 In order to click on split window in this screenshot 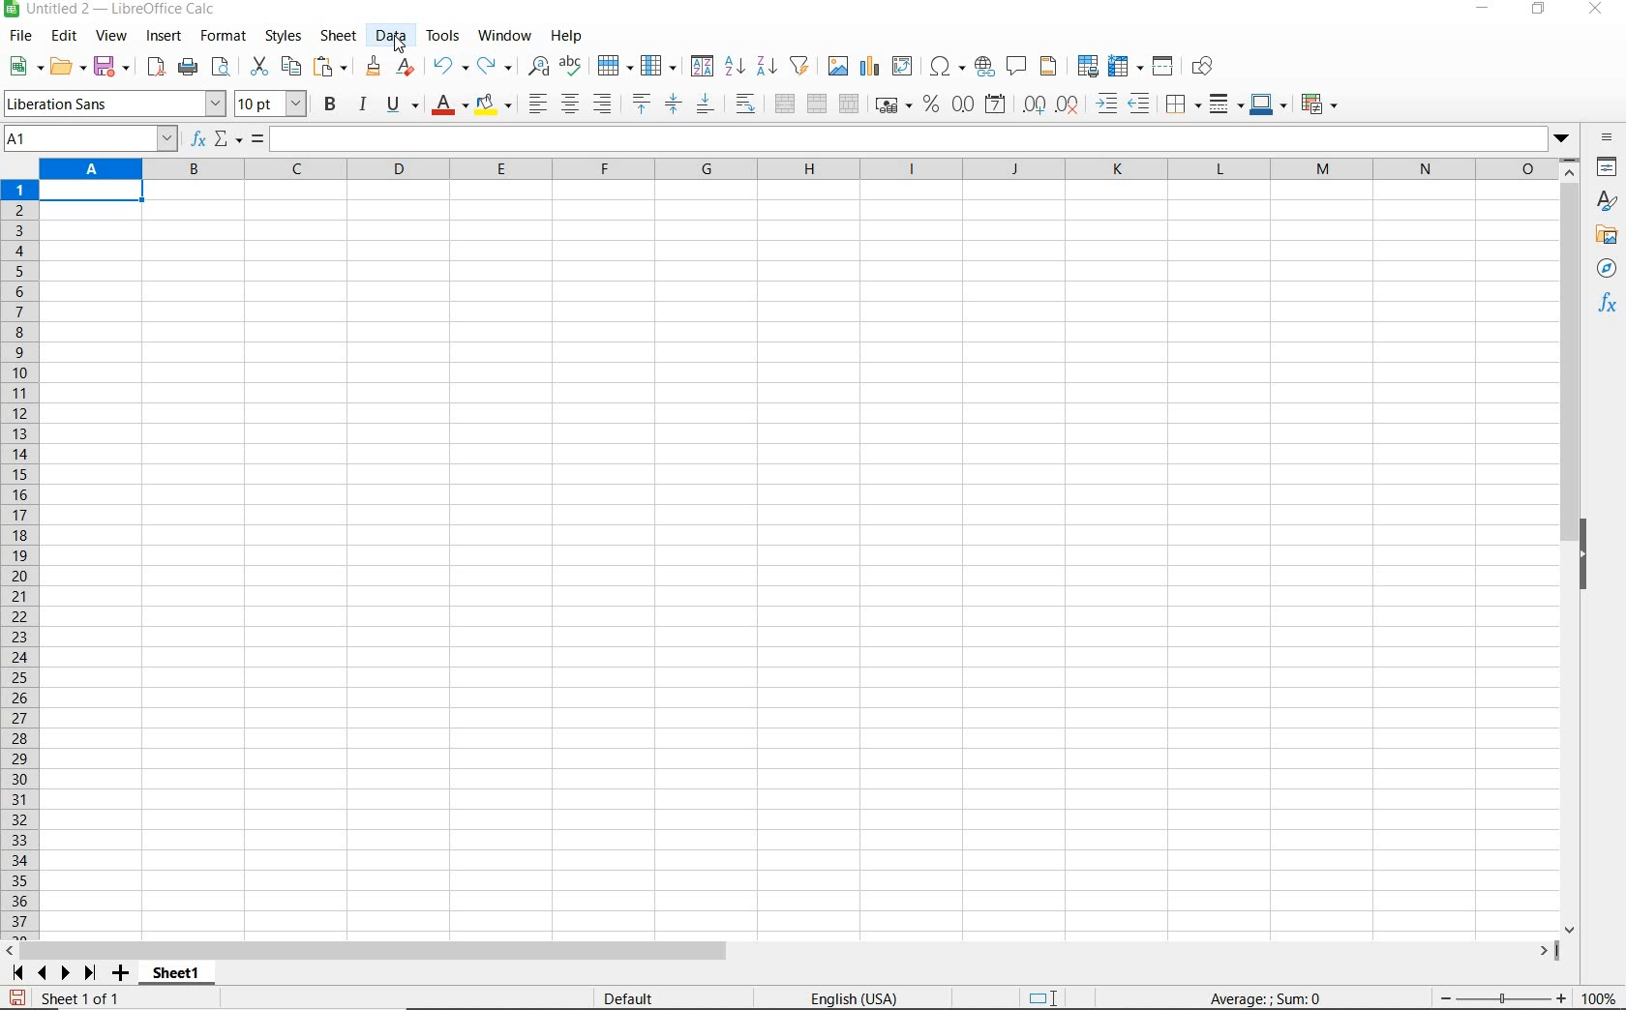, I will do `click(1163, 67)`.